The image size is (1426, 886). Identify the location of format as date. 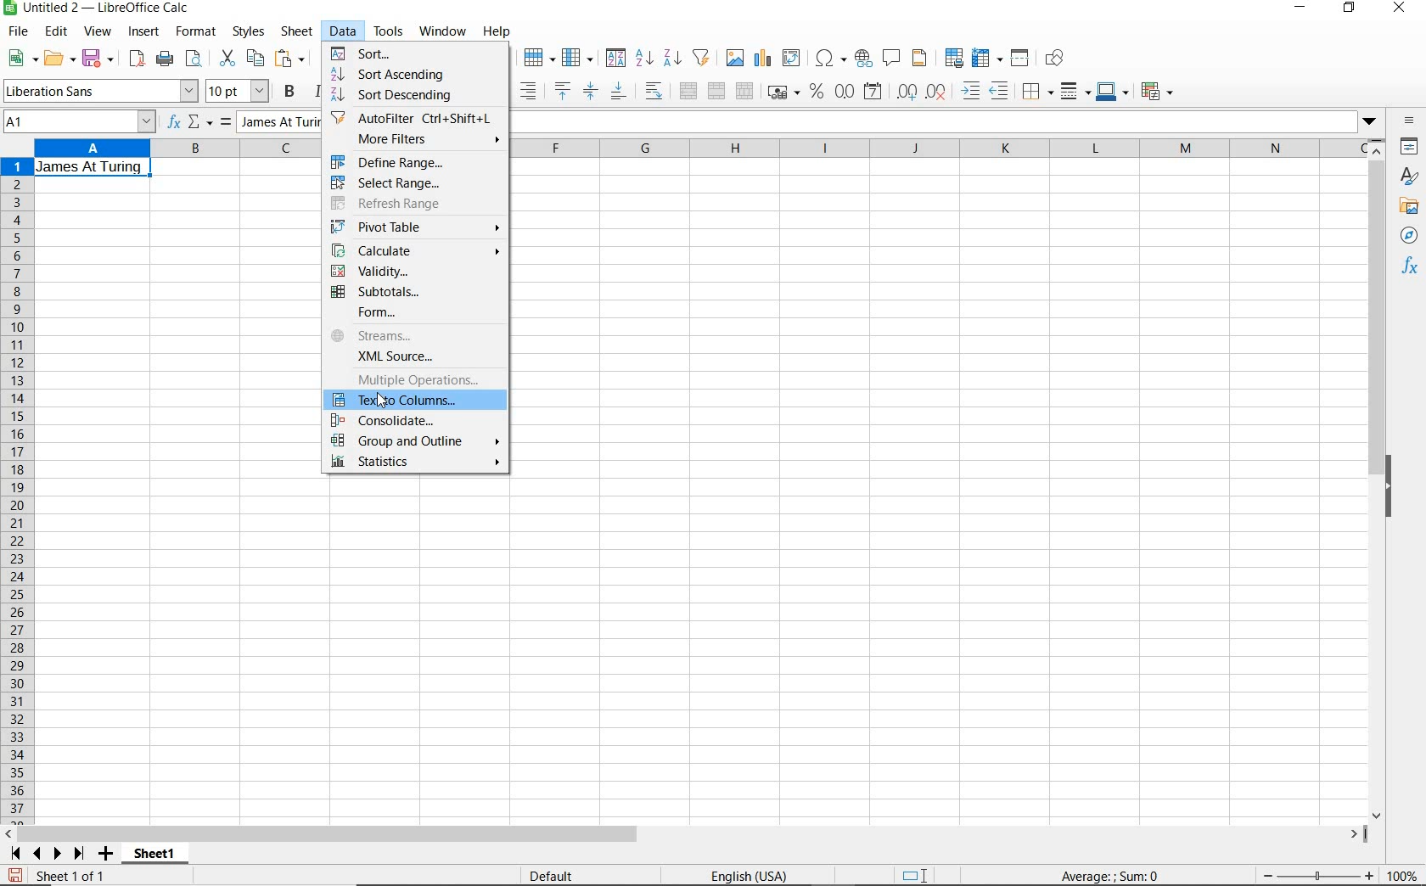
(874, 93).